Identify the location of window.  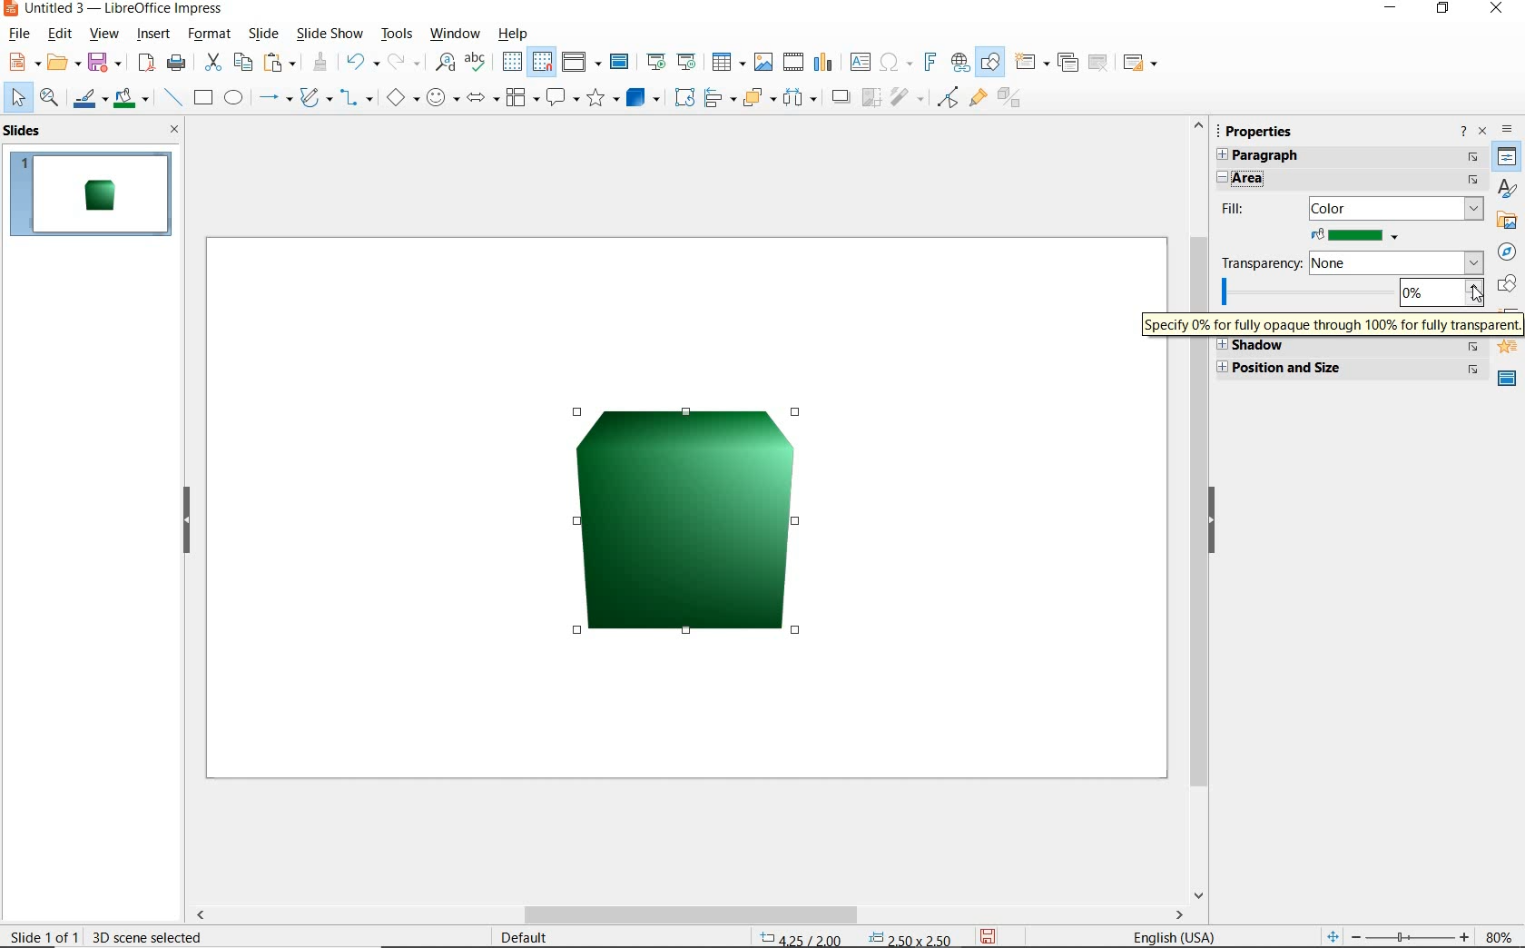
(455, 35).